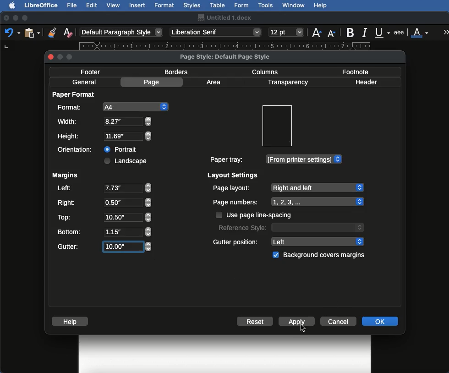  What do you see at coordinates (122, 32) in the screenshot?
I see `Paragraph style` at bounding box center [122, 32].